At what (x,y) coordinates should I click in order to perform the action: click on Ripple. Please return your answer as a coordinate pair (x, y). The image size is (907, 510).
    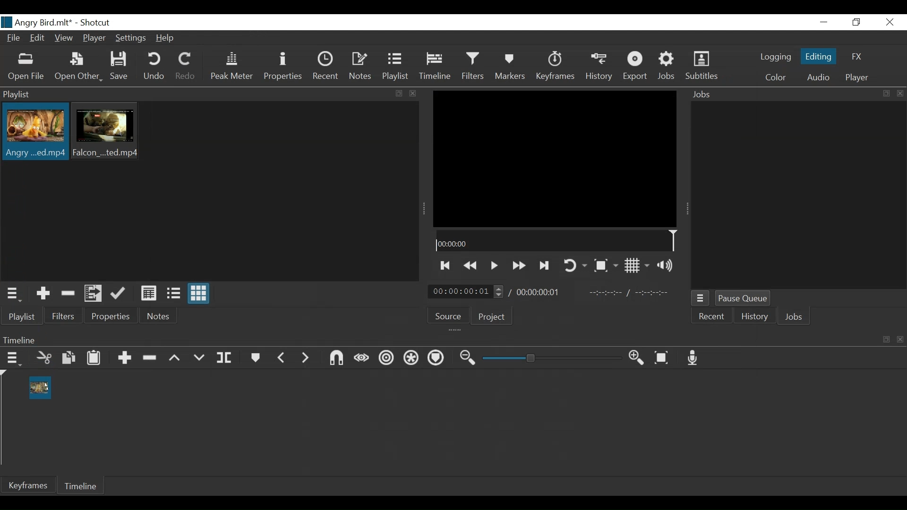
    Looking at the image, I should click on (387, 358).